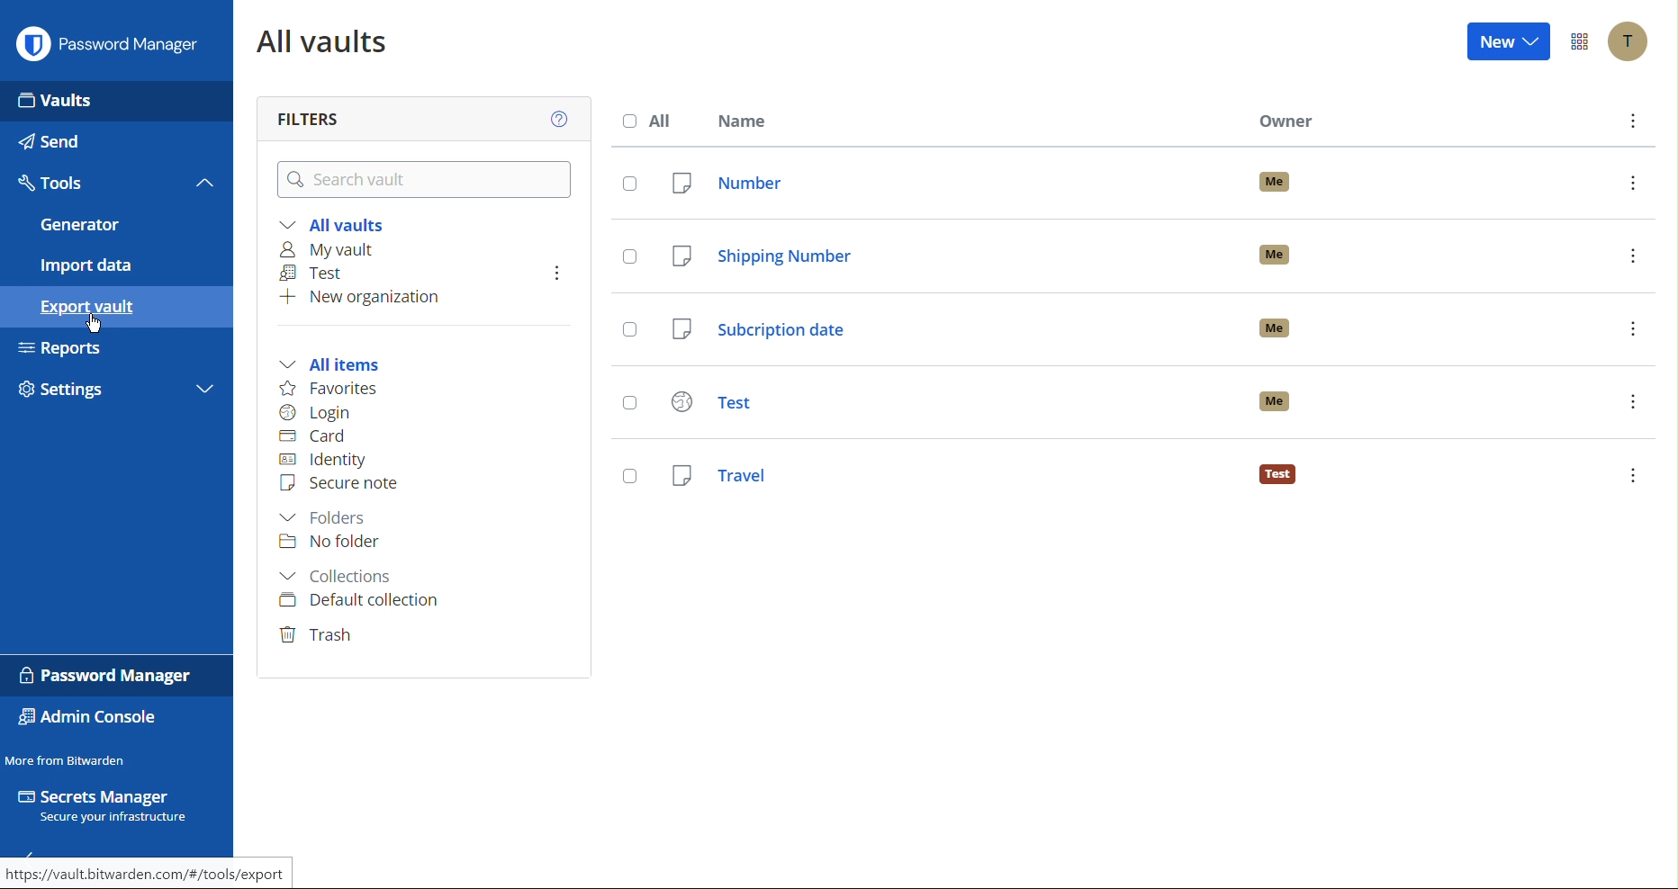 The width and height of the screenshot is (1678, 889). What do you see at coordinates (365, 301) in the screenshot?
I see `New organization` at bounding box center [365, 301].